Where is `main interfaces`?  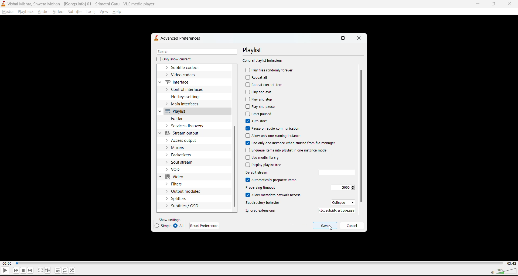 main interfaces is located at coordinates (185, 105).